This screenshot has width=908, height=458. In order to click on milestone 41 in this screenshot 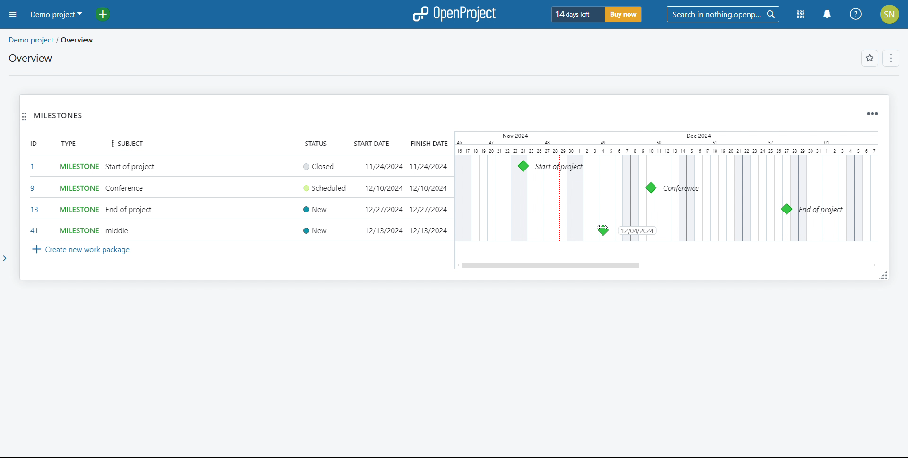, I will do `click(675, 230)`.